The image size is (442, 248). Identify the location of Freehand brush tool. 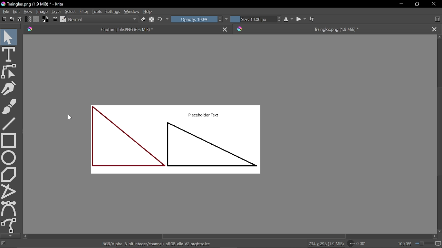
(10, 107).